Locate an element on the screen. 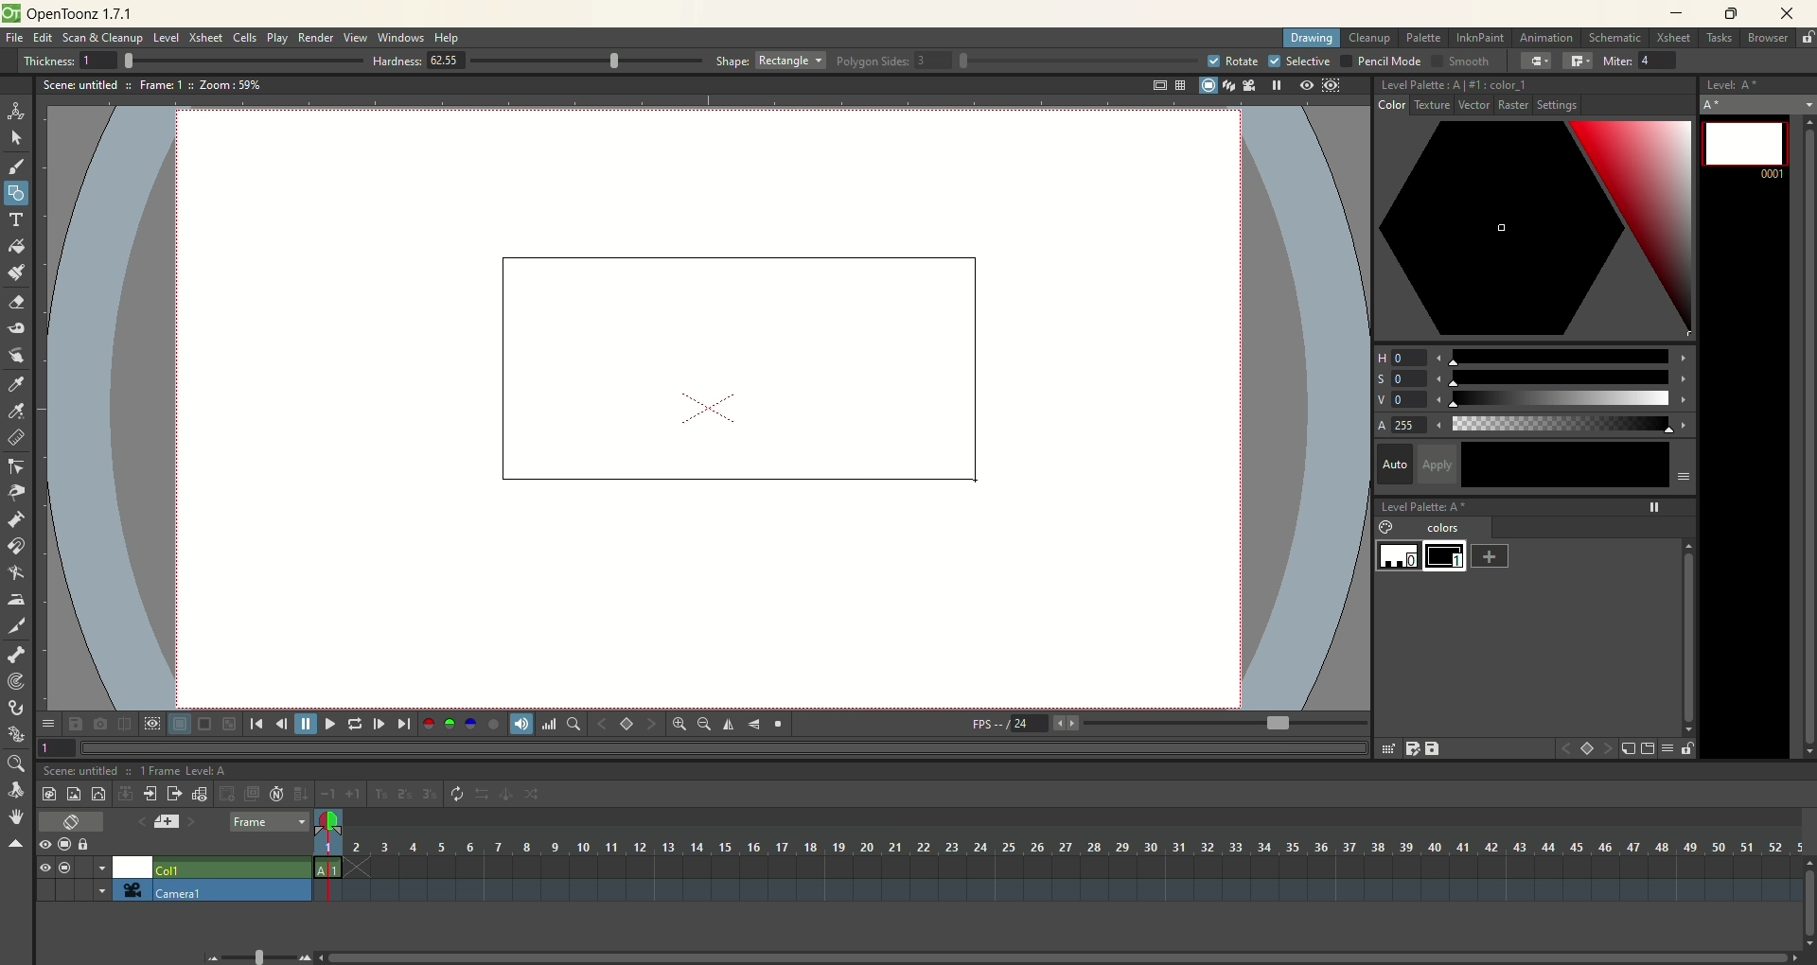 This screenshot has height=965, width=1817. selection tool is located at coordinates (16, 137).